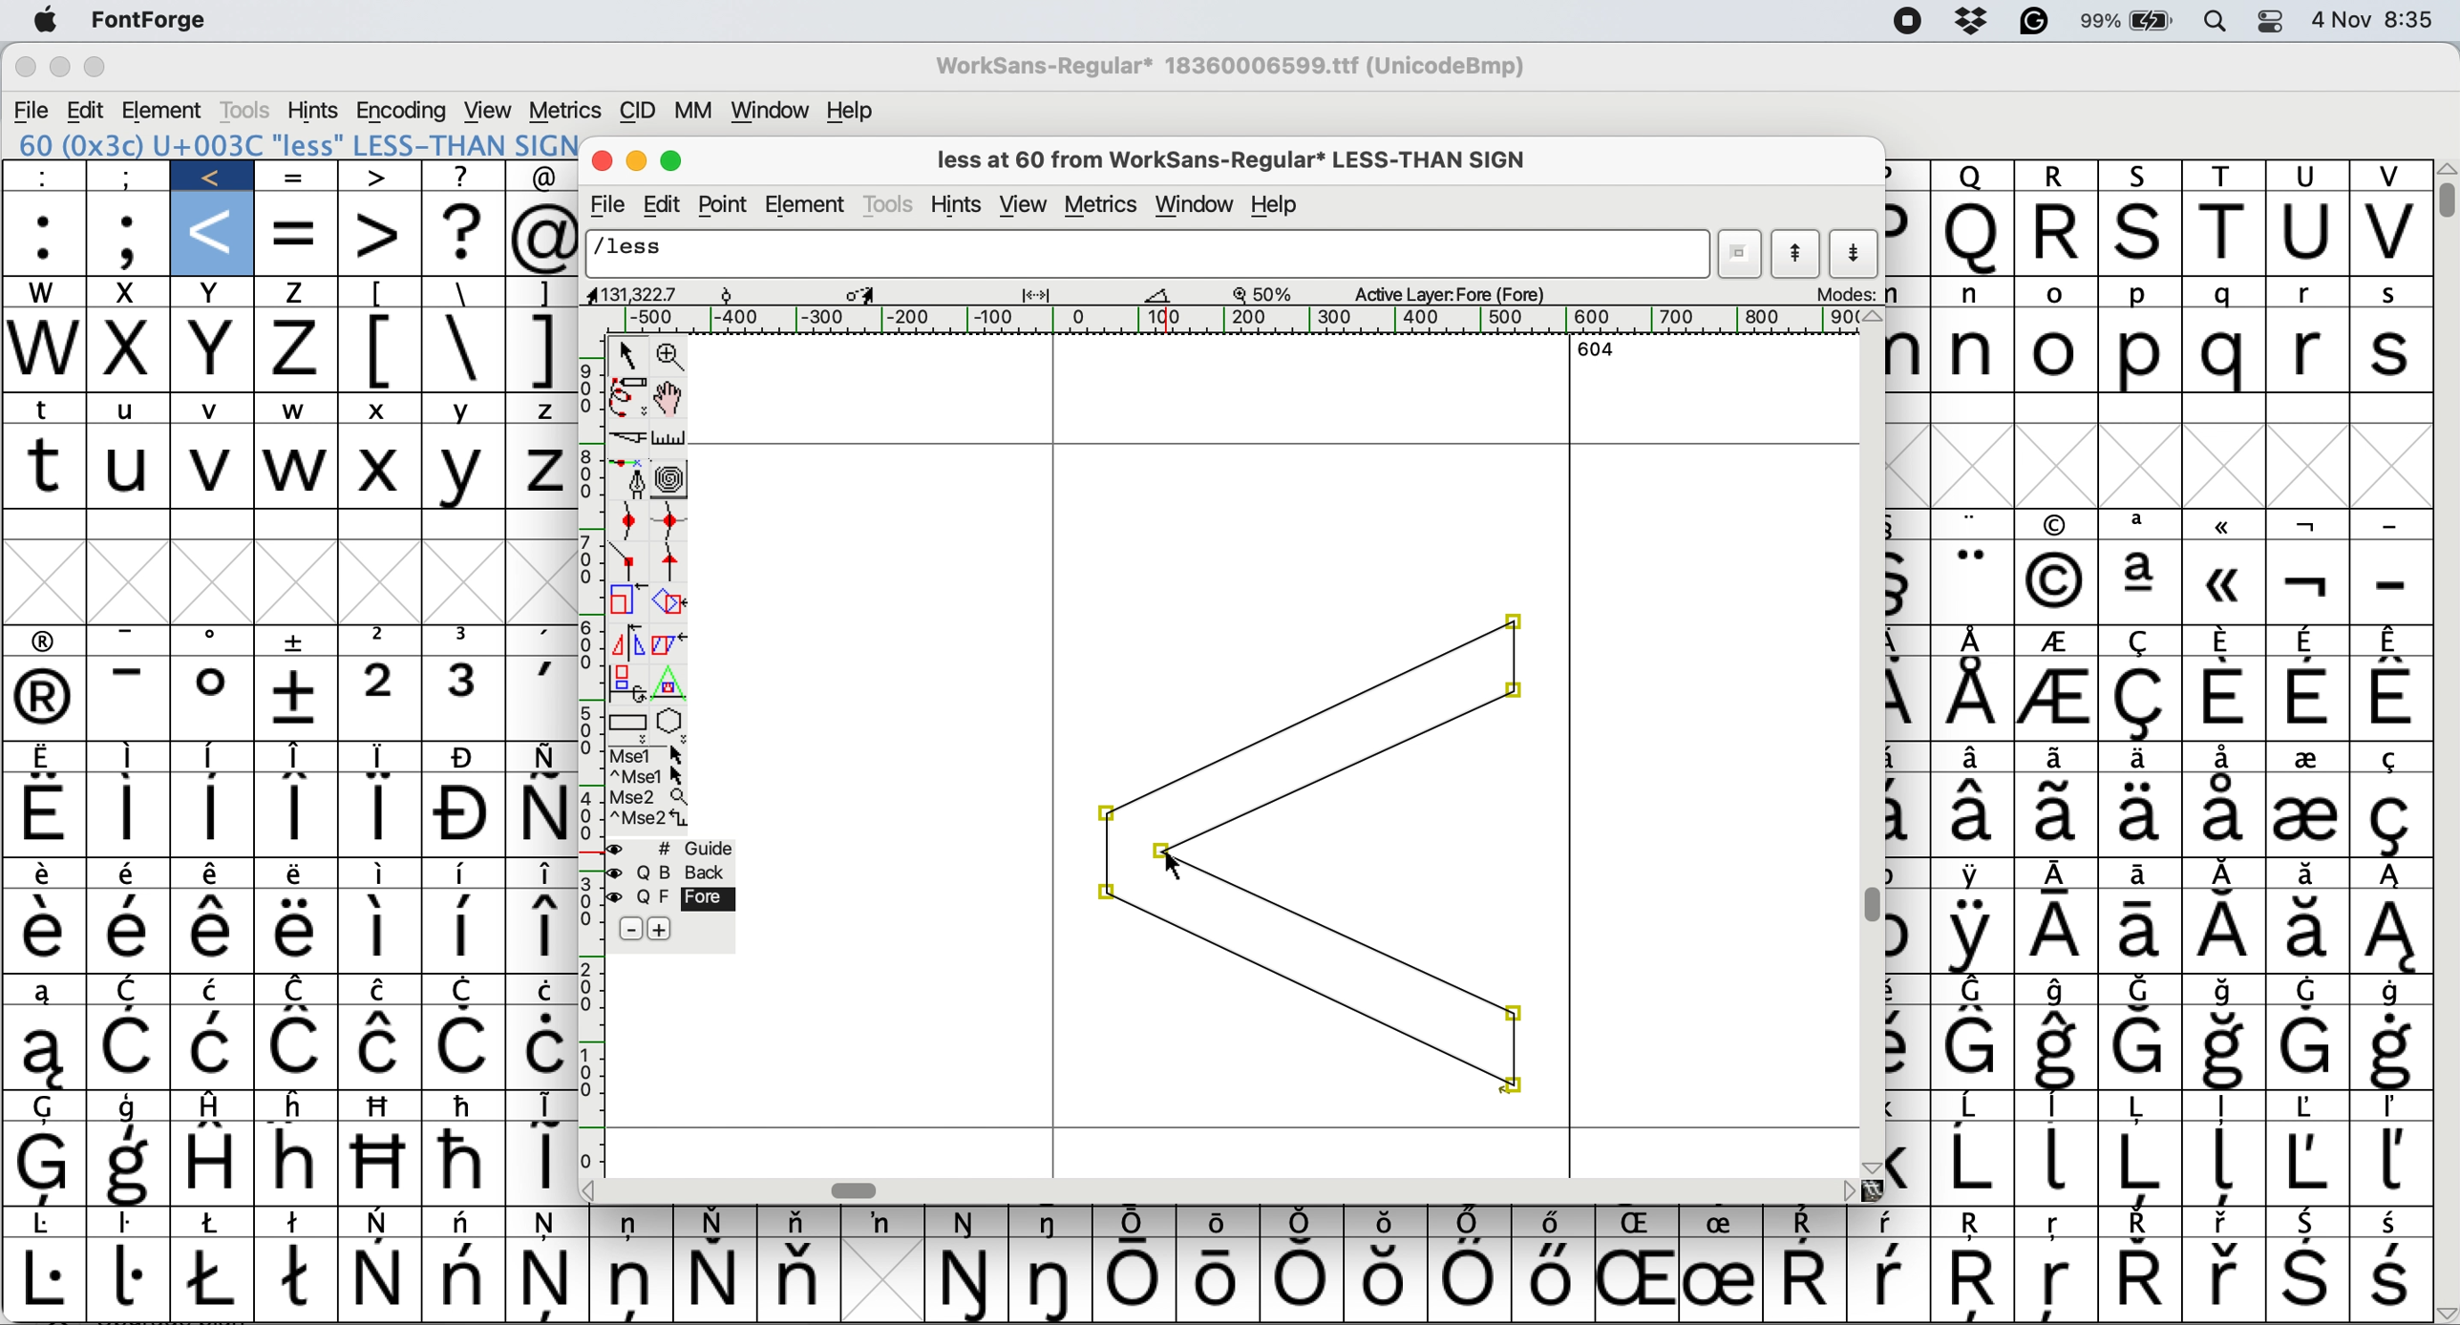 The height and width of the screenshot is (1325, 2460). I want to click on Symbol, so click(2224, 991).